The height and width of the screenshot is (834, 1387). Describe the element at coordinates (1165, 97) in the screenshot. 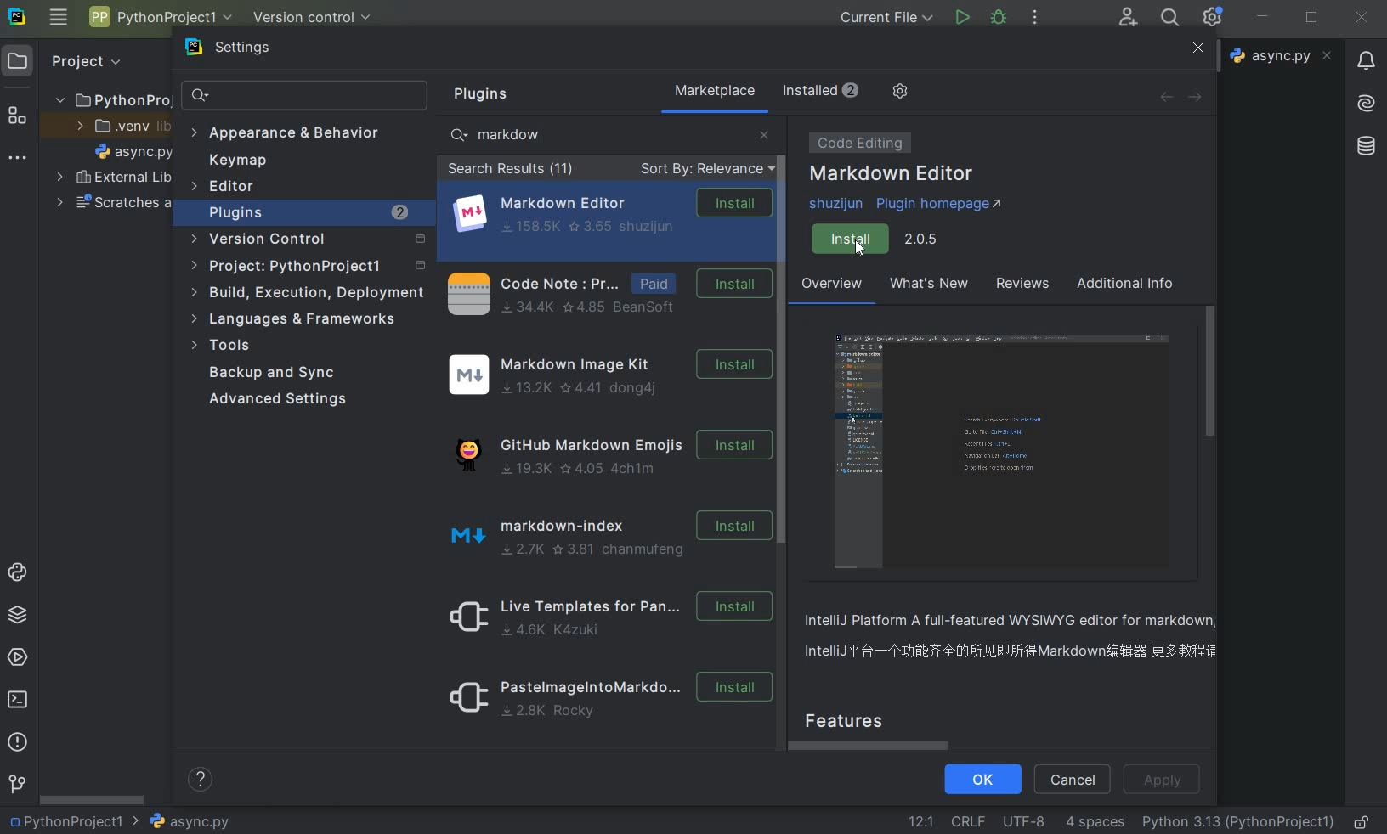

I see `back` at that location.